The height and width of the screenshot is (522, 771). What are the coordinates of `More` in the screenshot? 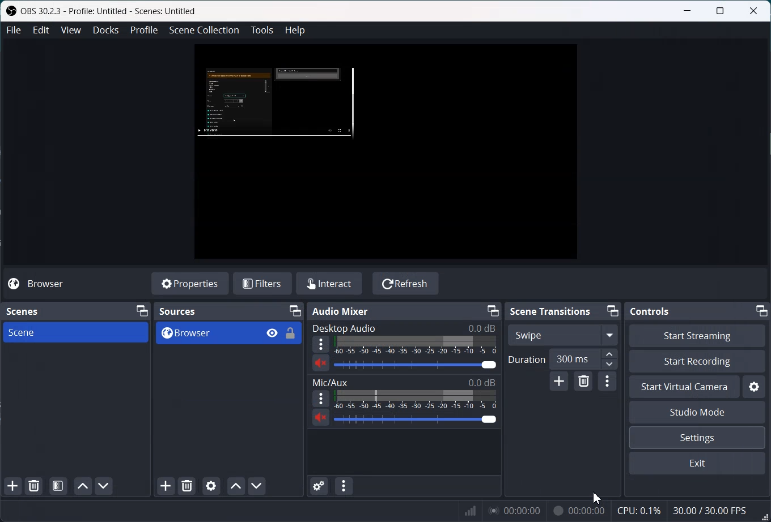 It's located at (321, 399).